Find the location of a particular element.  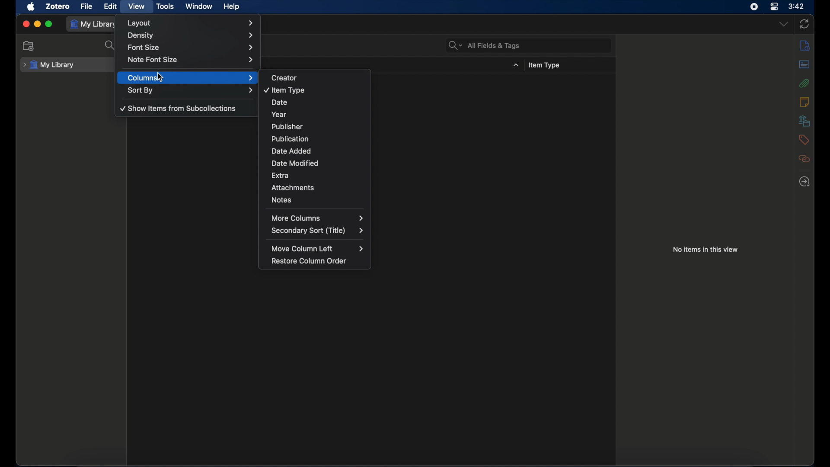

zotero is located at coordinates (58, 6).